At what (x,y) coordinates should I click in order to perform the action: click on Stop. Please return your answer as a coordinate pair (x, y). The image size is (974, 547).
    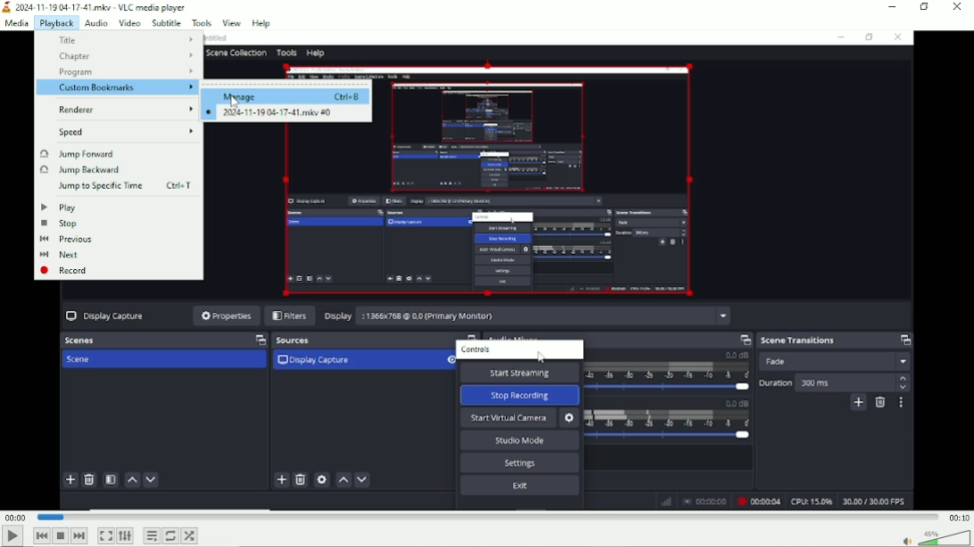
    Looking at the image, I should click on (62, 224).